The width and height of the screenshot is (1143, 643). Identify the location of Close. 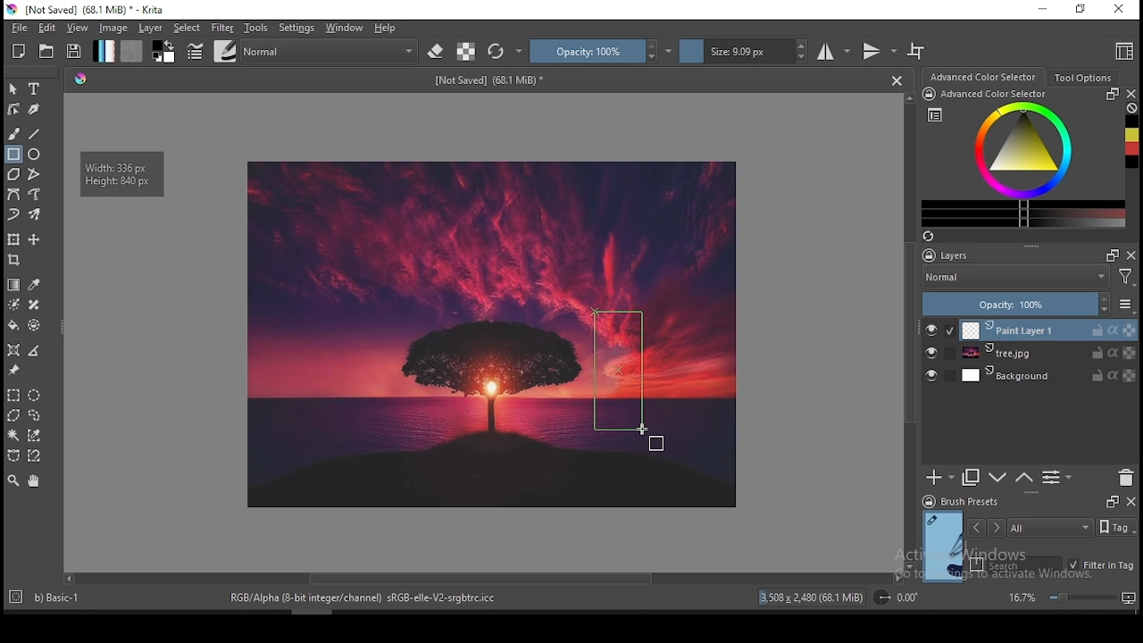
(897, 80).